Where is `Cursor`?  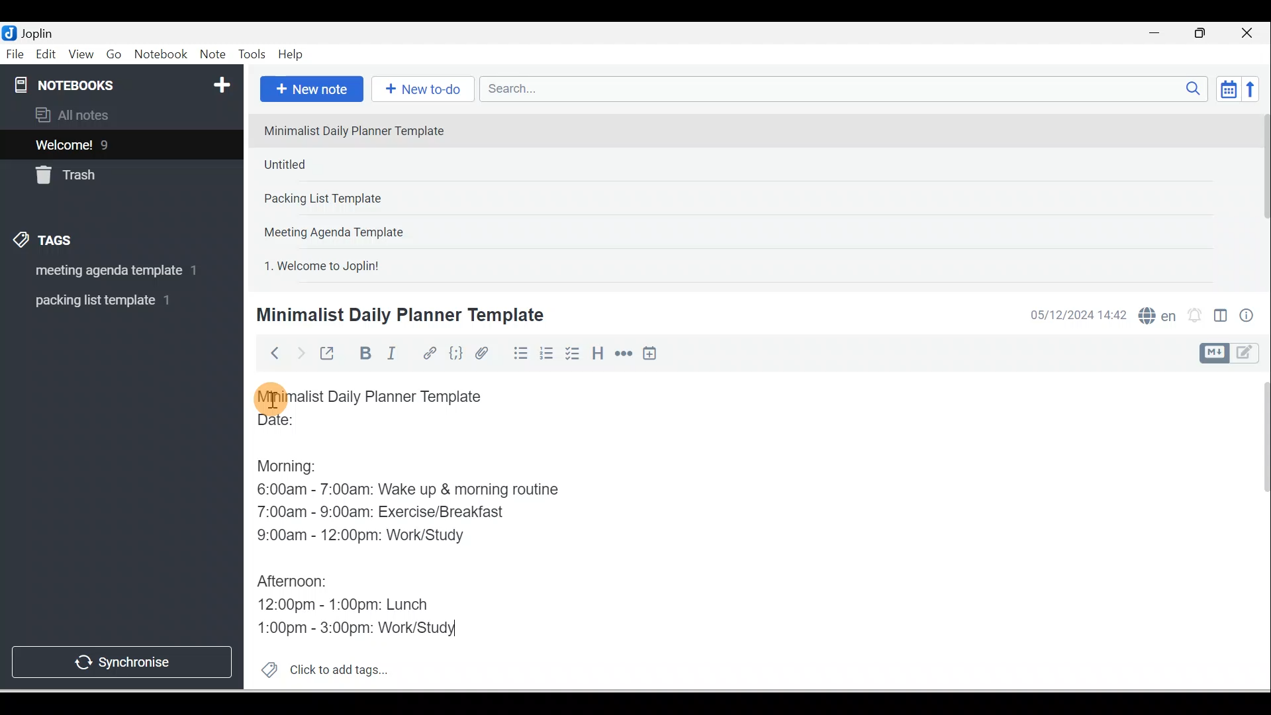
Cursor is located at coordinates (271, 397).